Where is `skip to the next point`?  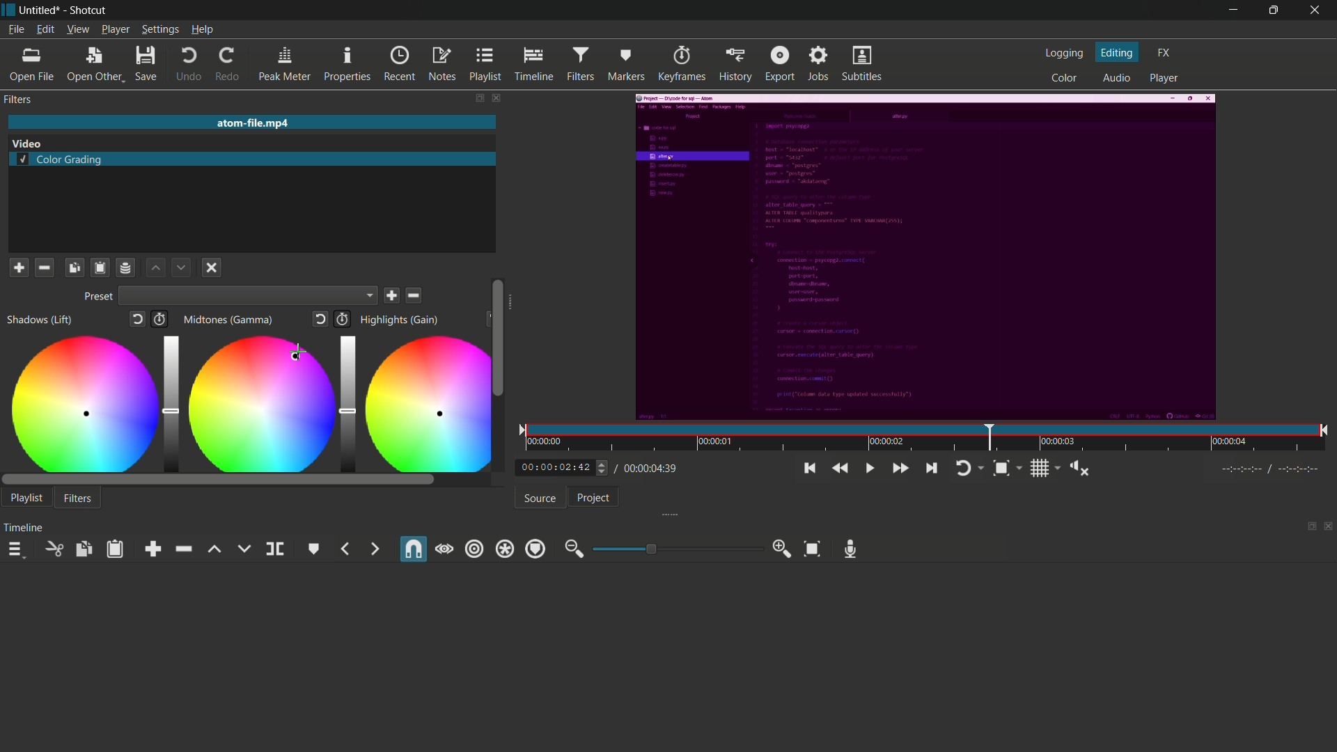
skip to the next point is located at coordinates (930, 468).